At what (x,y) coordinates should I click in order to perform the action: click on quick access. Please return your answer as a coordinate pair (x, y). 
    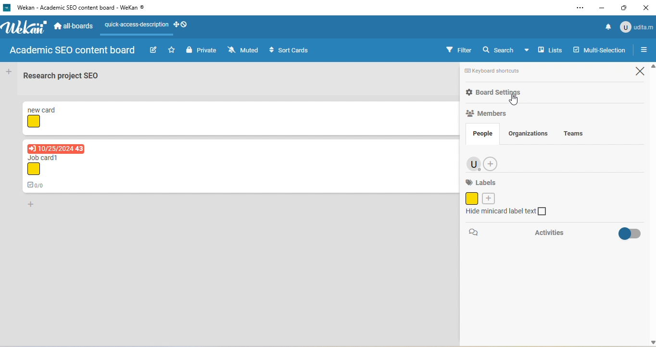
    Looking at the image, I should click on (148, 25).